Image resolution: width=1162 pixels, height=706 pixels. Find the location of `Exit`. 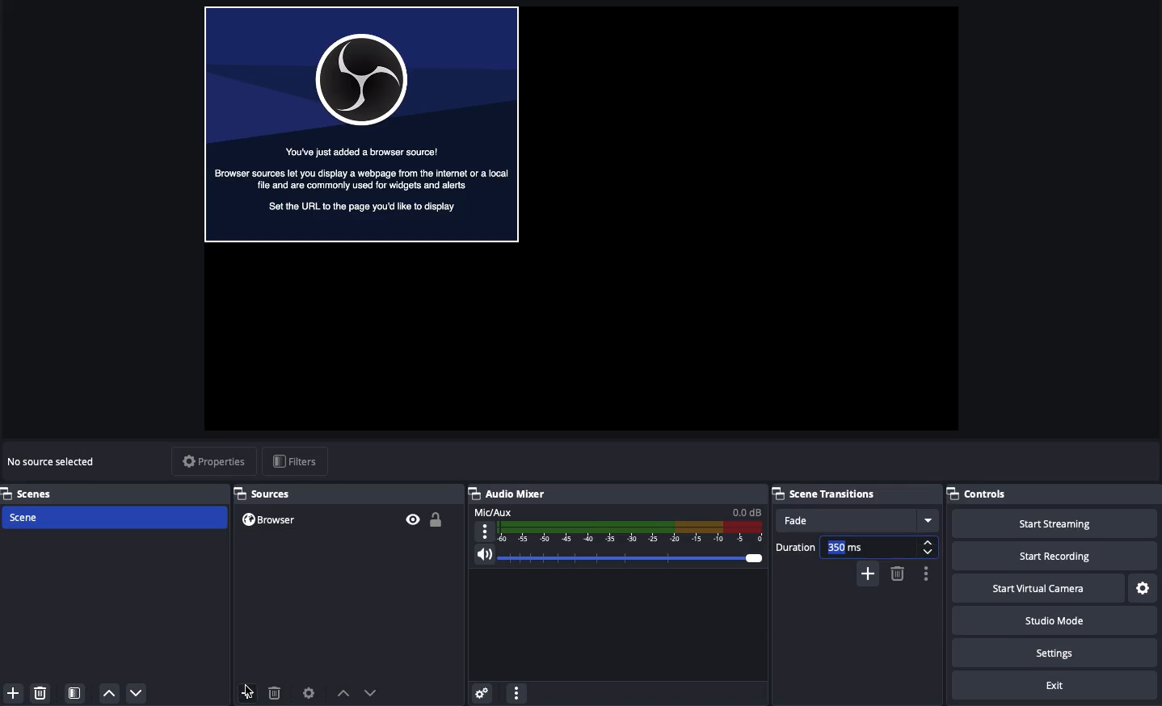

Exit is located at coordinates (1040, 686).